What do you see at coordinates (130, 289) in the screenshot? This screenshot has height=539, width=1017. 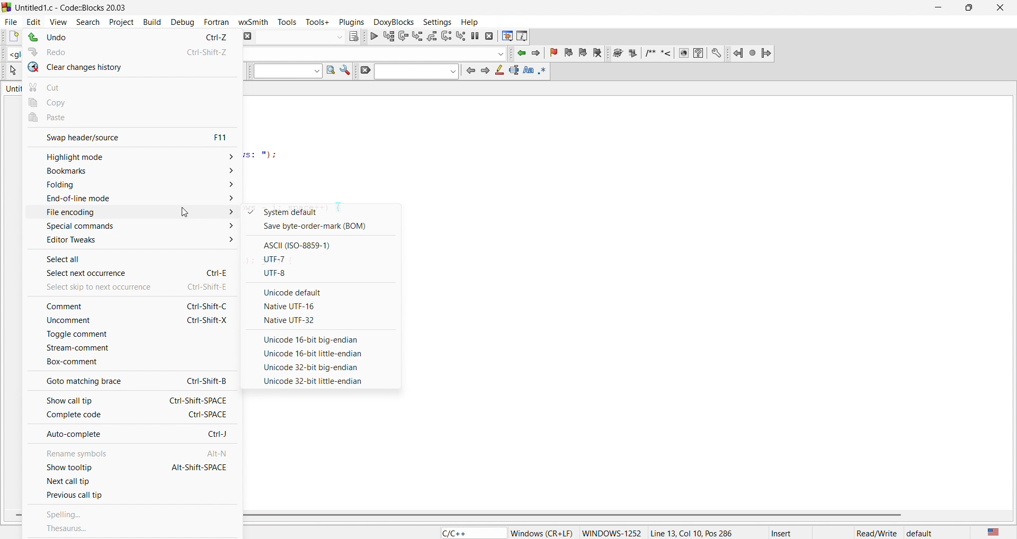 I see `skip` at bounding box center [130, 289].